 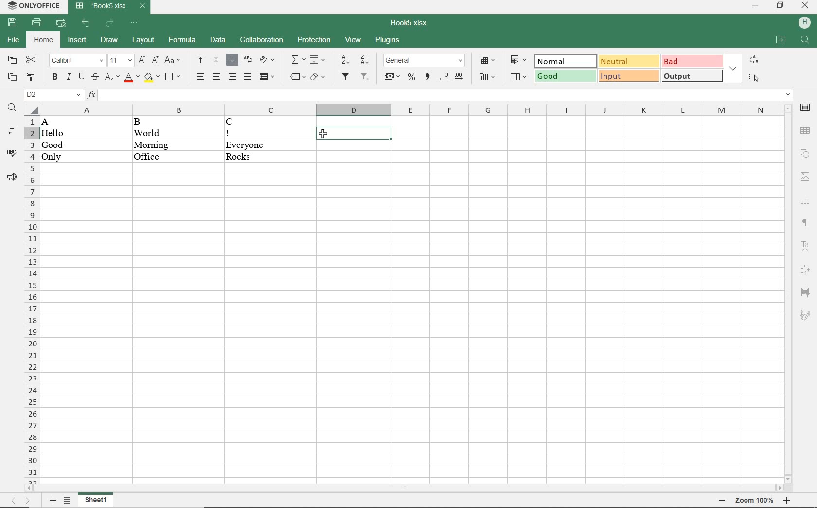 I want to click on open file location, so click(x=780, y=41).